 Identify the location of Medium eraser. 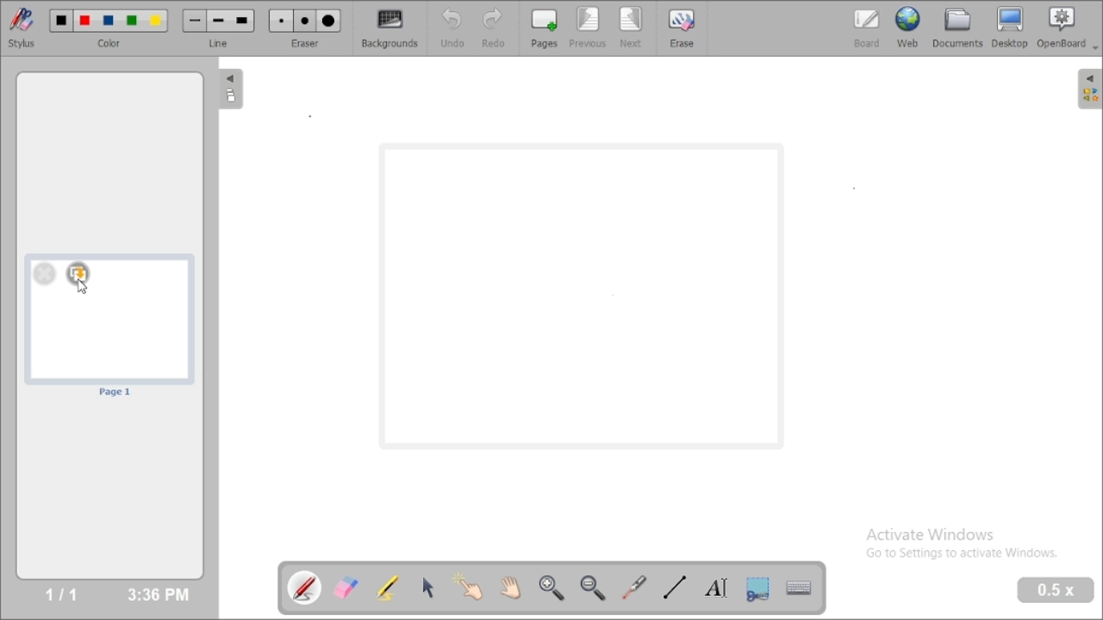
(305, 22).